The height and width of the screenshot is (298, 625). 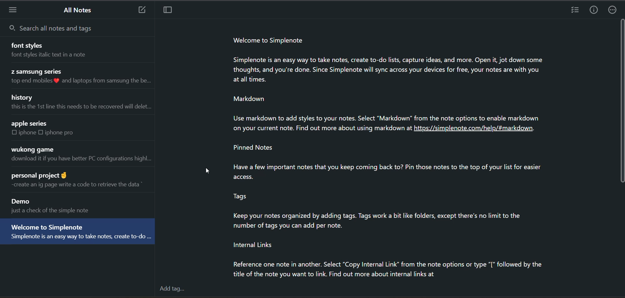 What do you see at coordinates (71, 29) in the screenshot?
I see `search` at bounding box center [71, 29].